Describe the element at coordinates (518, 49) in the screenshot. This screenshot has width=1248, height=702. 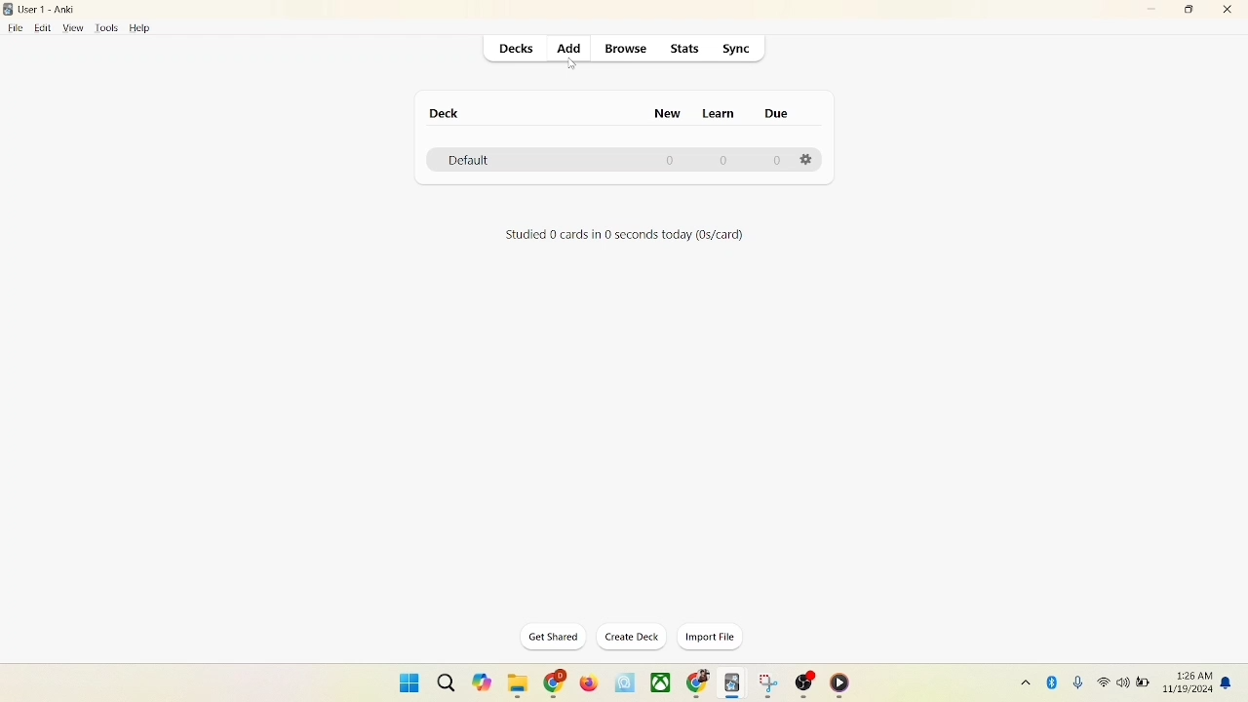
I see `decks` at that location.